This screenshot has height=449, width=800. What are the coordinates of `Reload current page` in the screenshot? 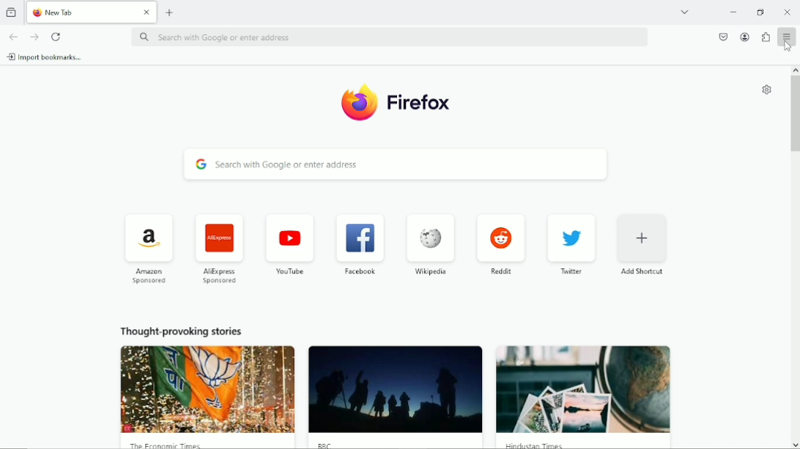 It's located at (56, 36).